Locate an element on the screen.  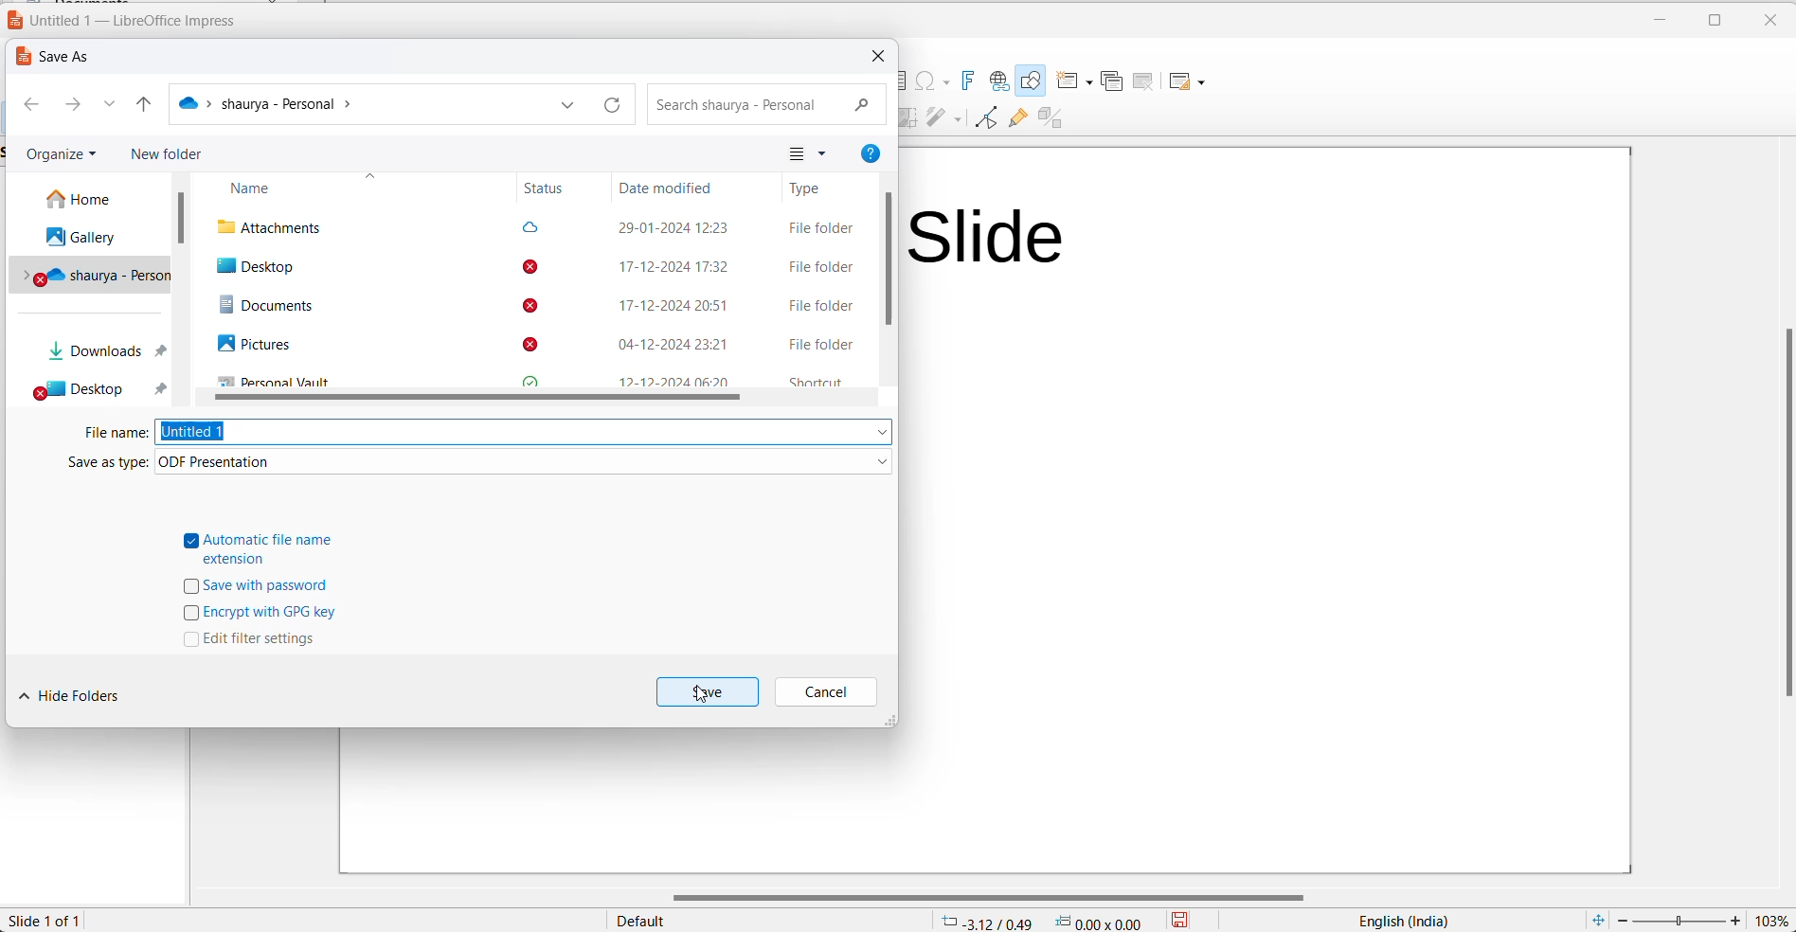
go back is located at coordinates (31, 104).